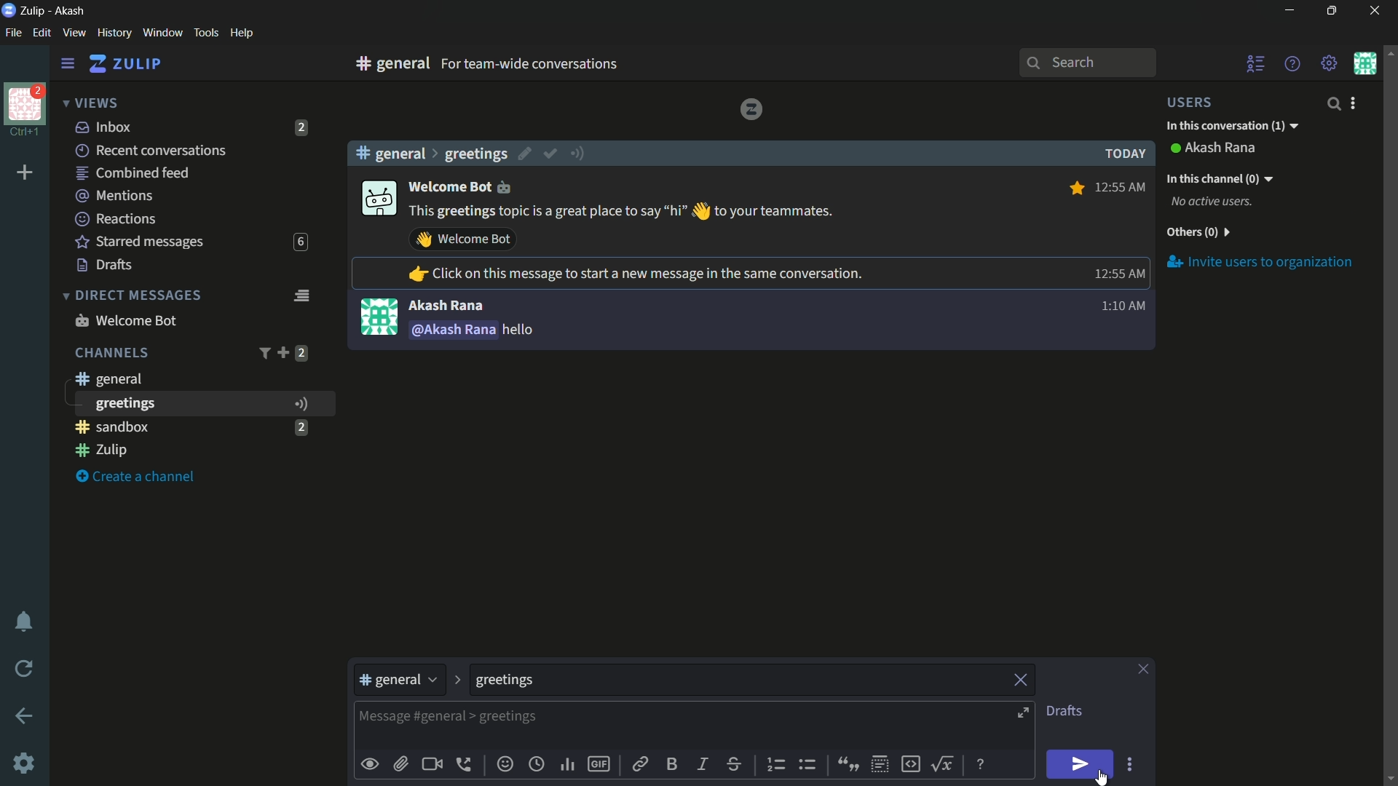 This screenshot has width=1398, height=786. I want to click on personal menu, so click(1365, 63).